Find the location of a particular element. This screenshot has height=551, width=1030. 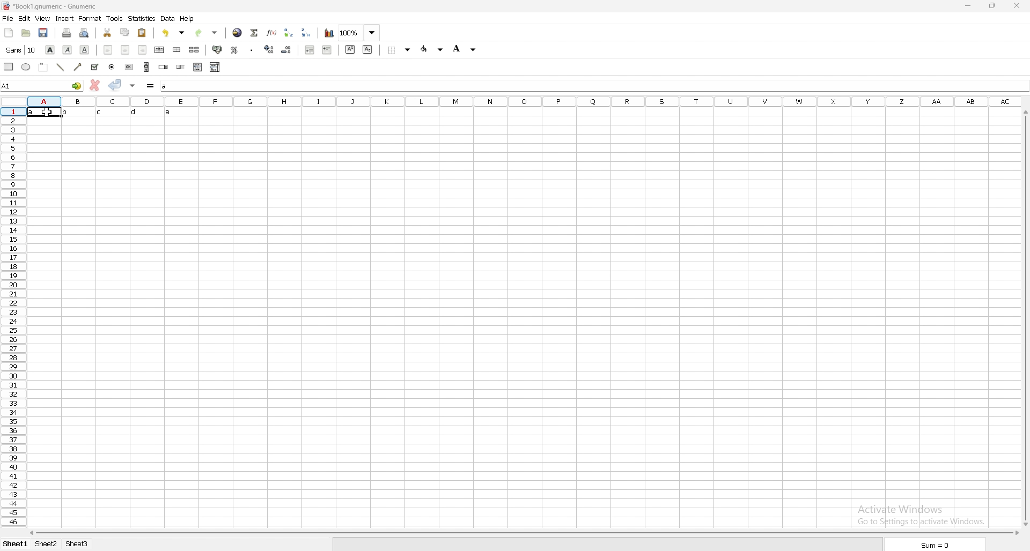

cancel change is located at coordinates (95, 85).